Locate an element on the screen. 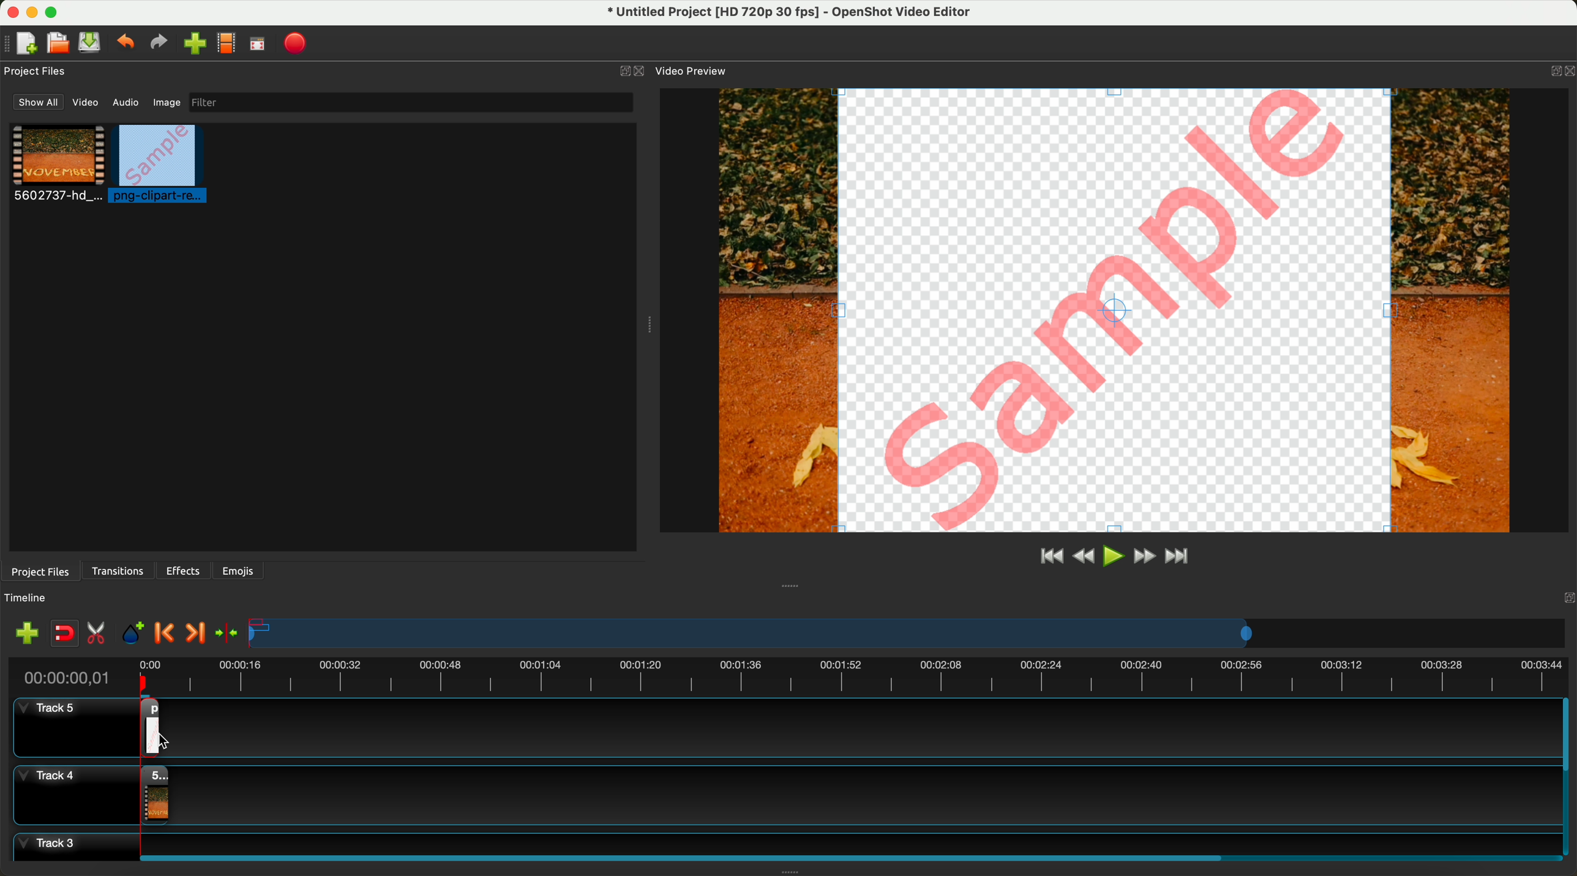 This screenshot has width=1577, height=876. maximize is located at coordinates (56, 11).